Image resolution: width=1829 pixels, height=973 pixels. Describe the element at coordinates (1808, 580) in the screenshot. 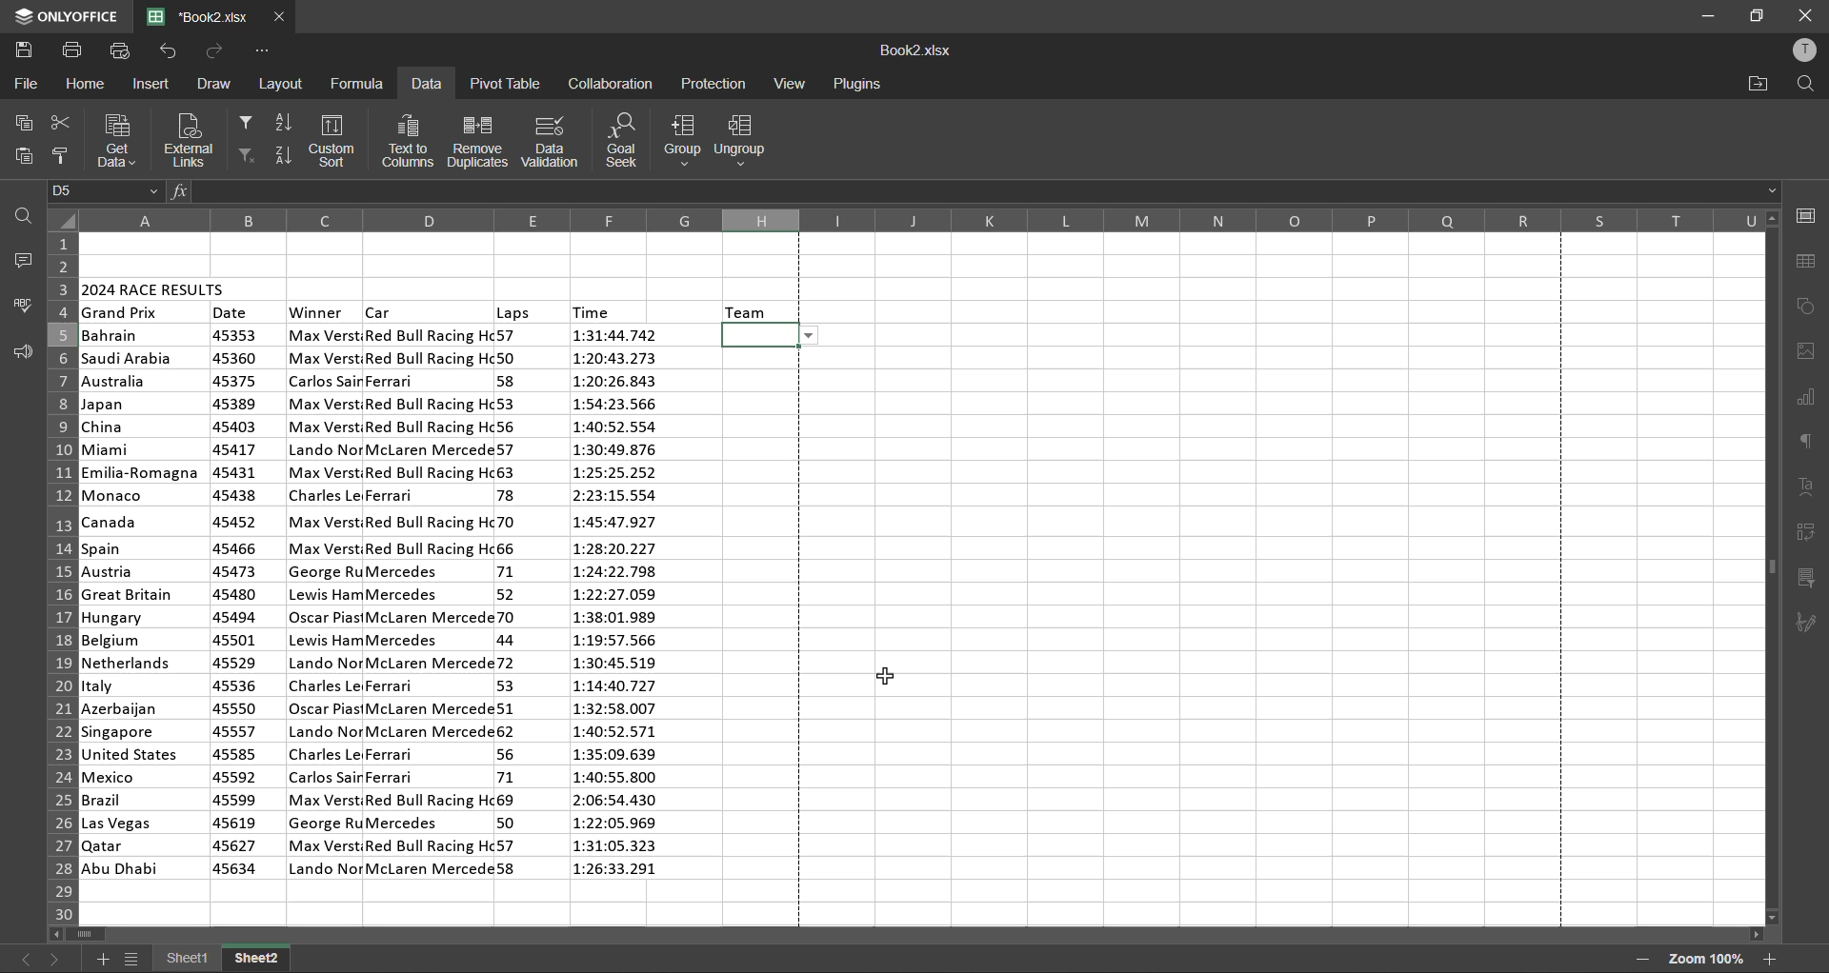

I see `slicer` at that location.